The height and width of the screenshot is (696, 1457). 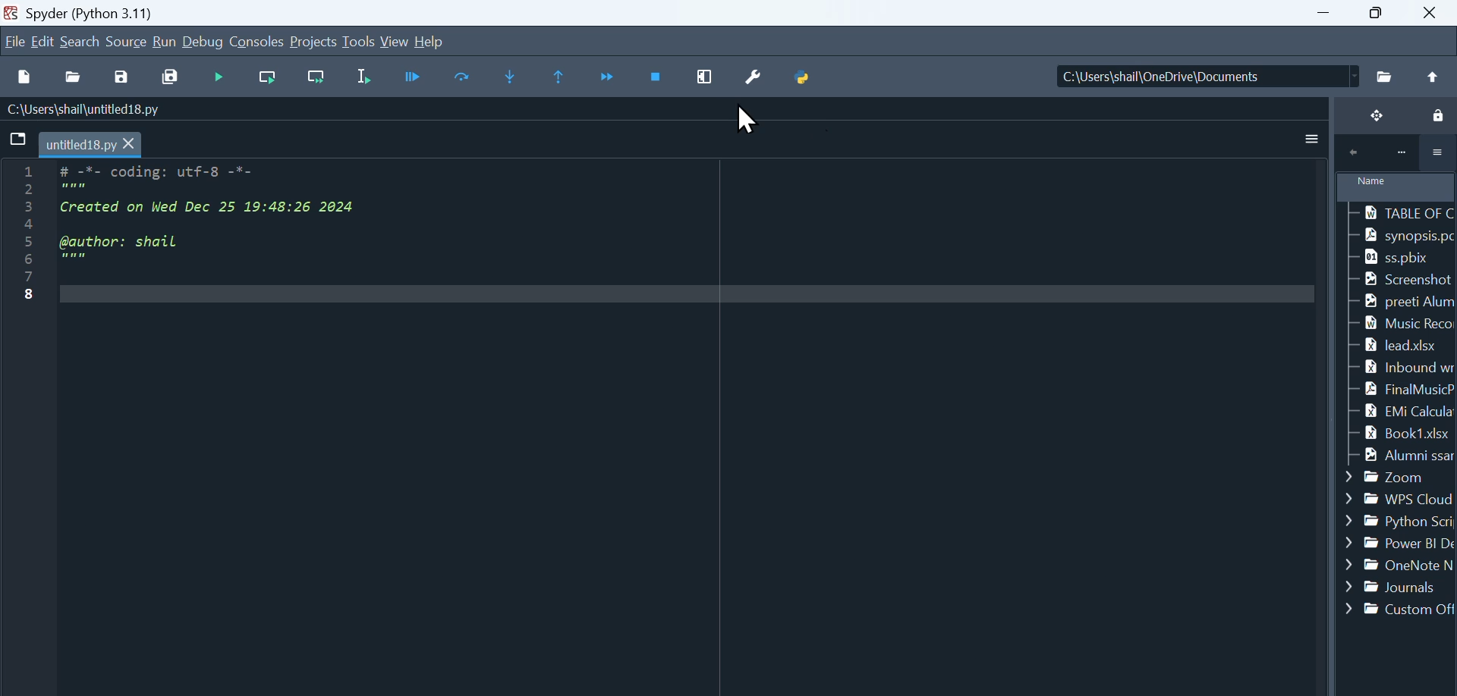 What do you see at coordinates (126, 74) in the screenshot?
I see `Save` at bounding box center [126, 74].